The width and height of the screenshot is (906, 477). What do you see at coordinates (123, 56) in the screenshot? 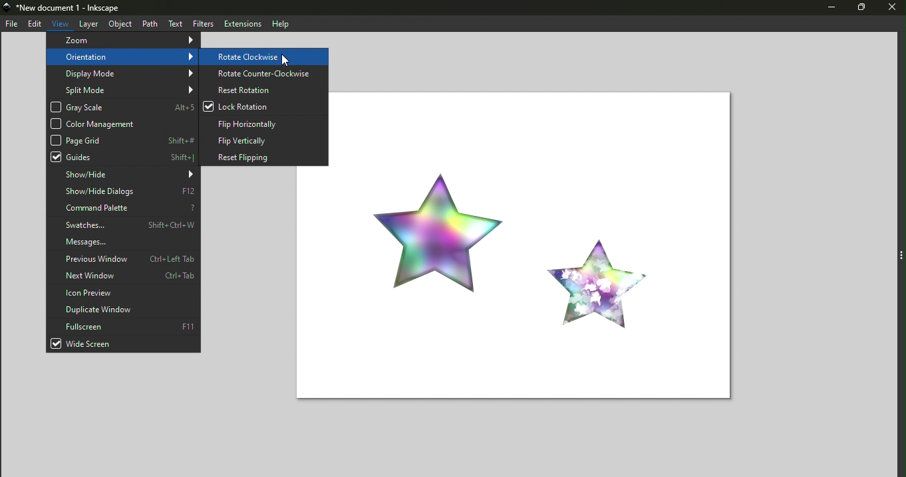
I see `Orientation` at bounding box center [123, 56].